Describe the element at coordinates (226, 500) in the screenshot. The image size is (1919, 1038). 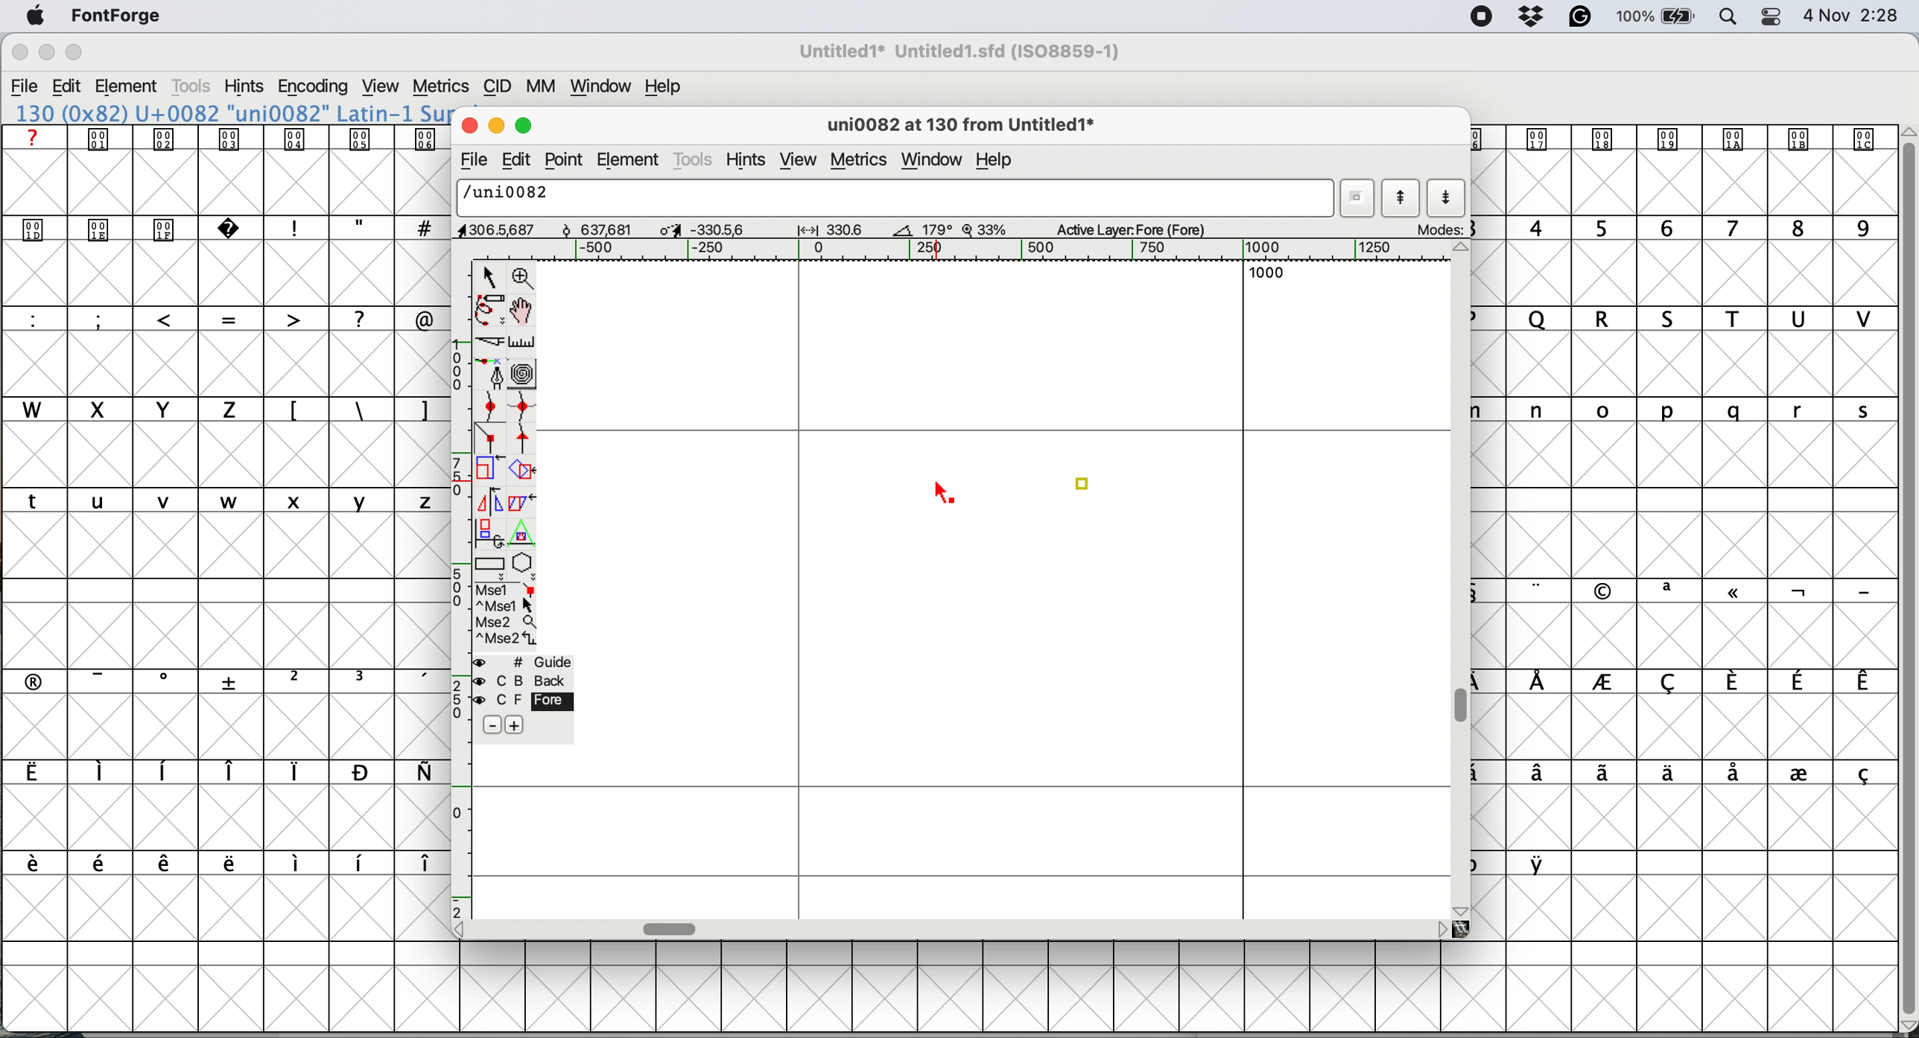
I see `lower case letters` at that location.